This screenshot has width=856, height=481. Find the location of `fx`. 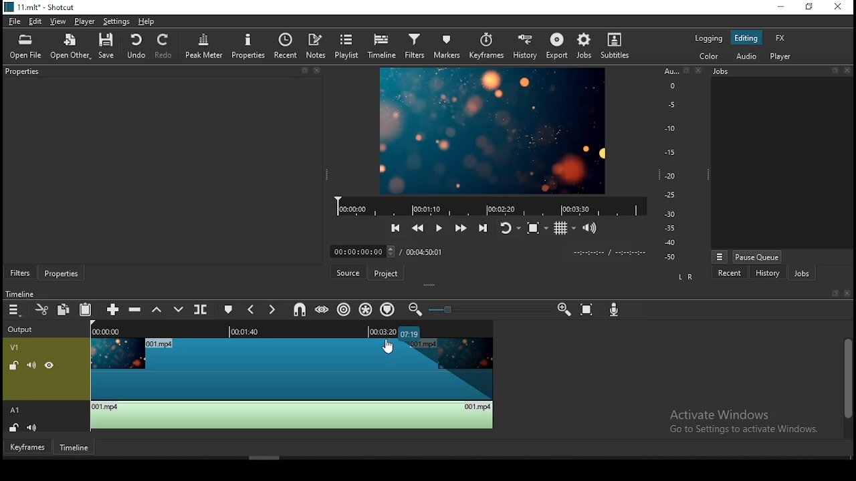

fx is located at coordinates (780, 37).